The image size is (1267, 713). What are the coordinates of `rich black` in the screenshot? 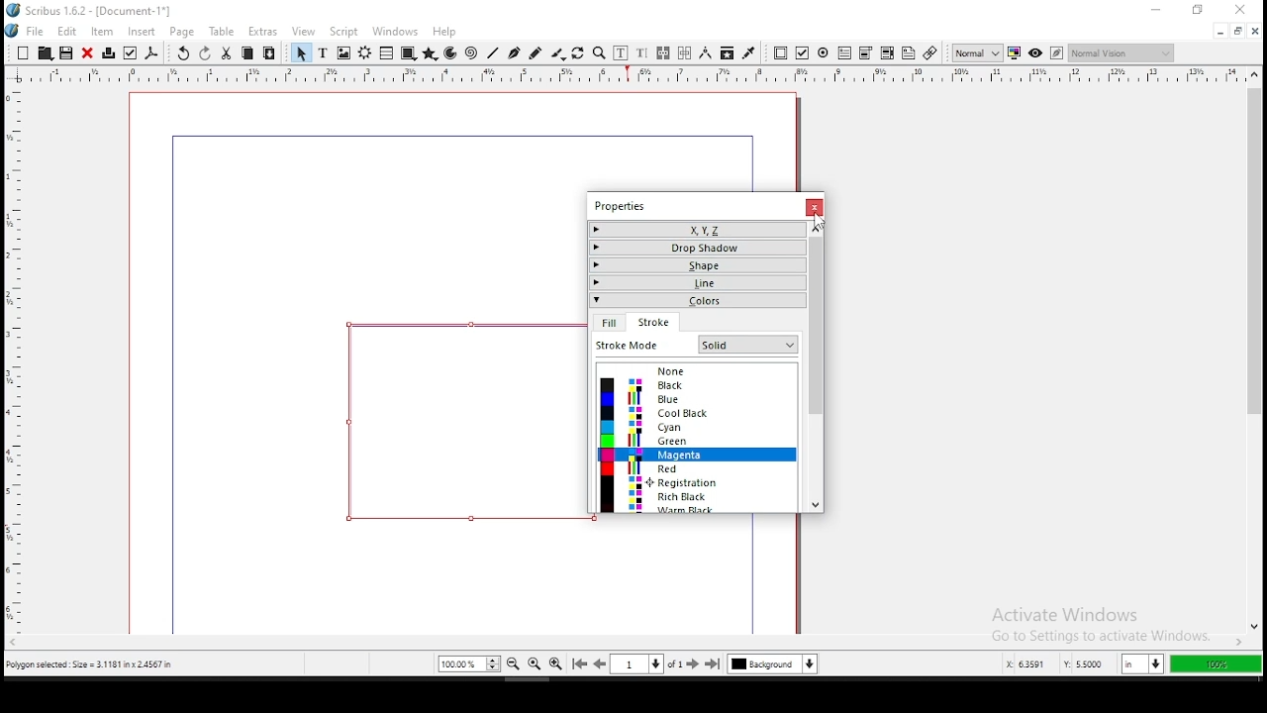 It's located at (698, 496).